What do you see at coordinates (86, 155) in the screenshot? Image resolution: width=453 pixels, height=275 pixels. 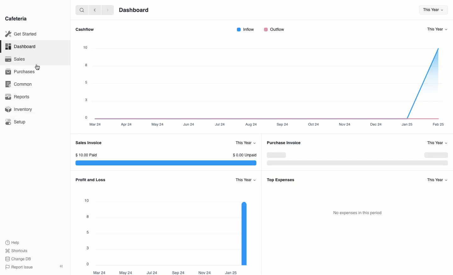 I see `$10.00 Paid` at bounding box center [86, 155].